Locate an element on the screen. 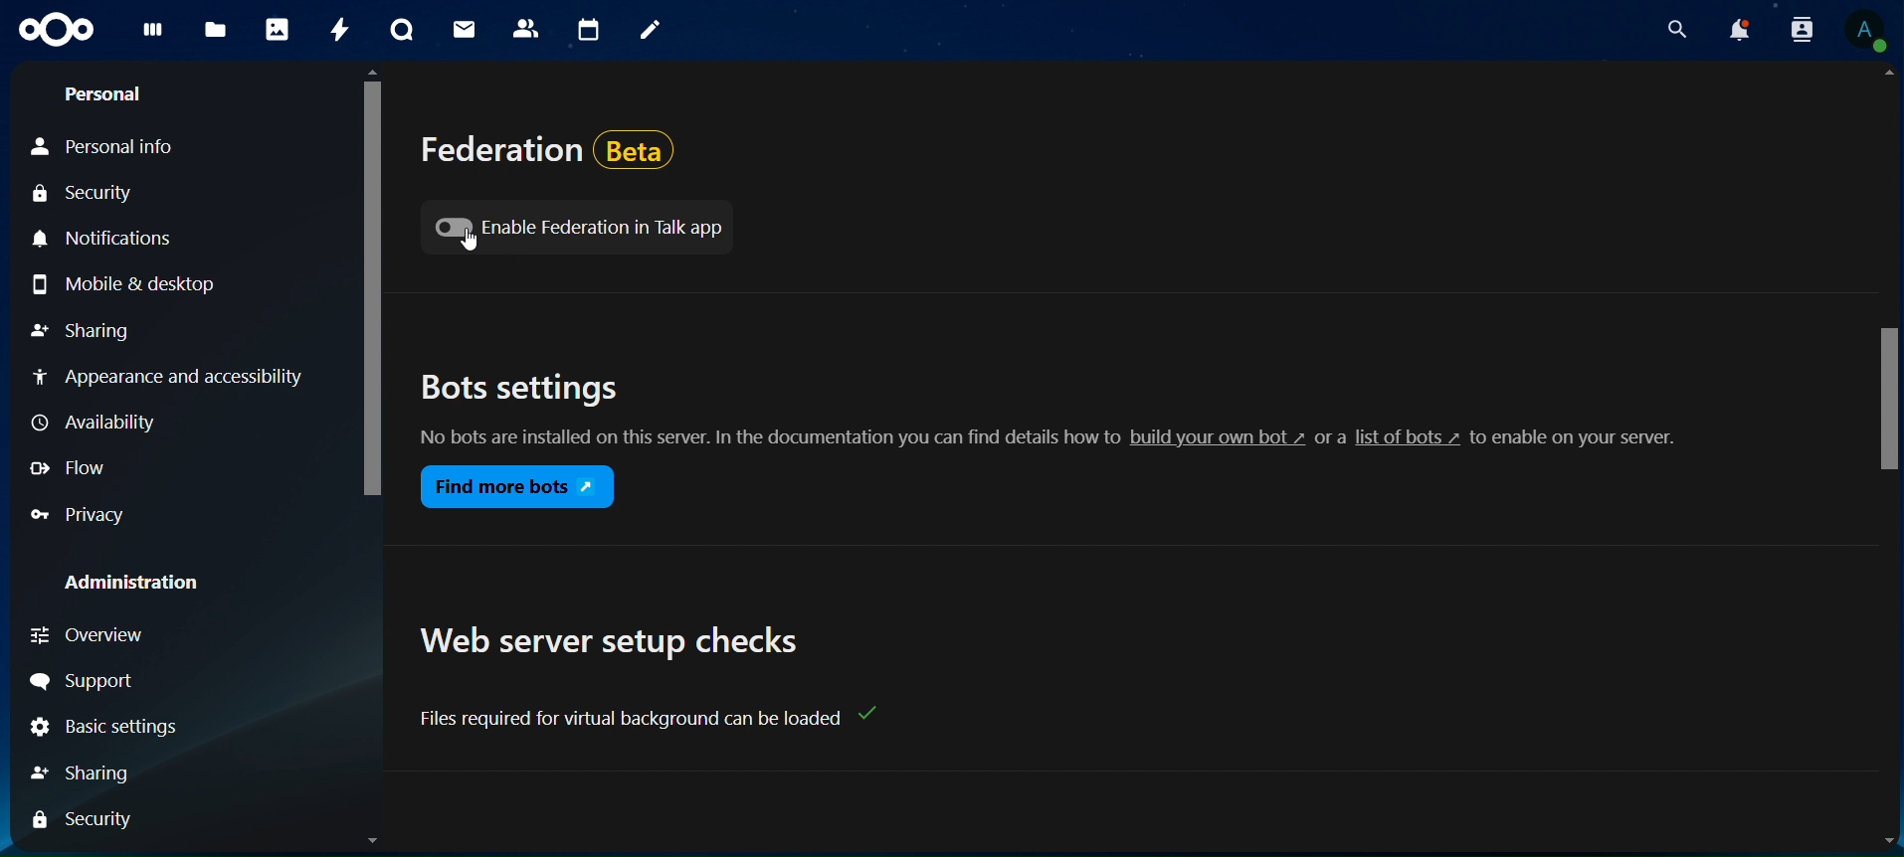 The width and height of the screenshot is (1904, 857). Sharing is located at coordinates (82, 333).